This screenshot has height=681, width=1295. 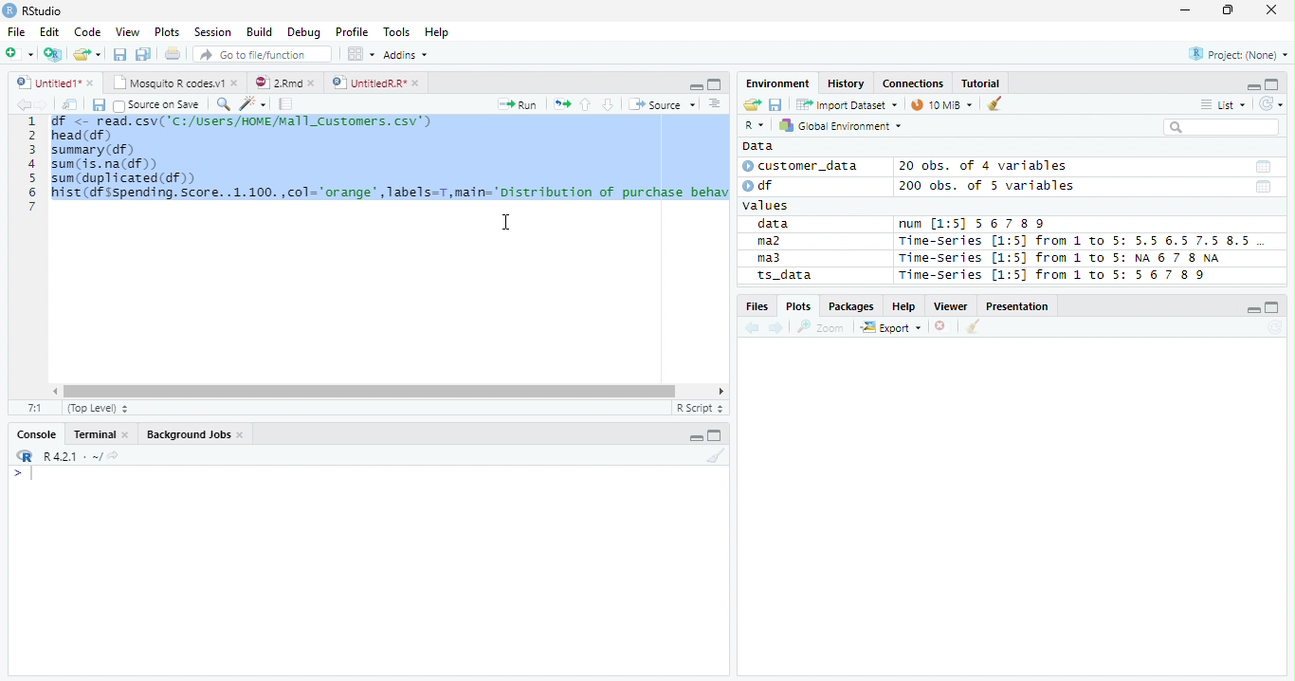 What do you see at coordinates (33, 11) in the screenshot?
I see `RStudio` at bounding box center [33, 11].